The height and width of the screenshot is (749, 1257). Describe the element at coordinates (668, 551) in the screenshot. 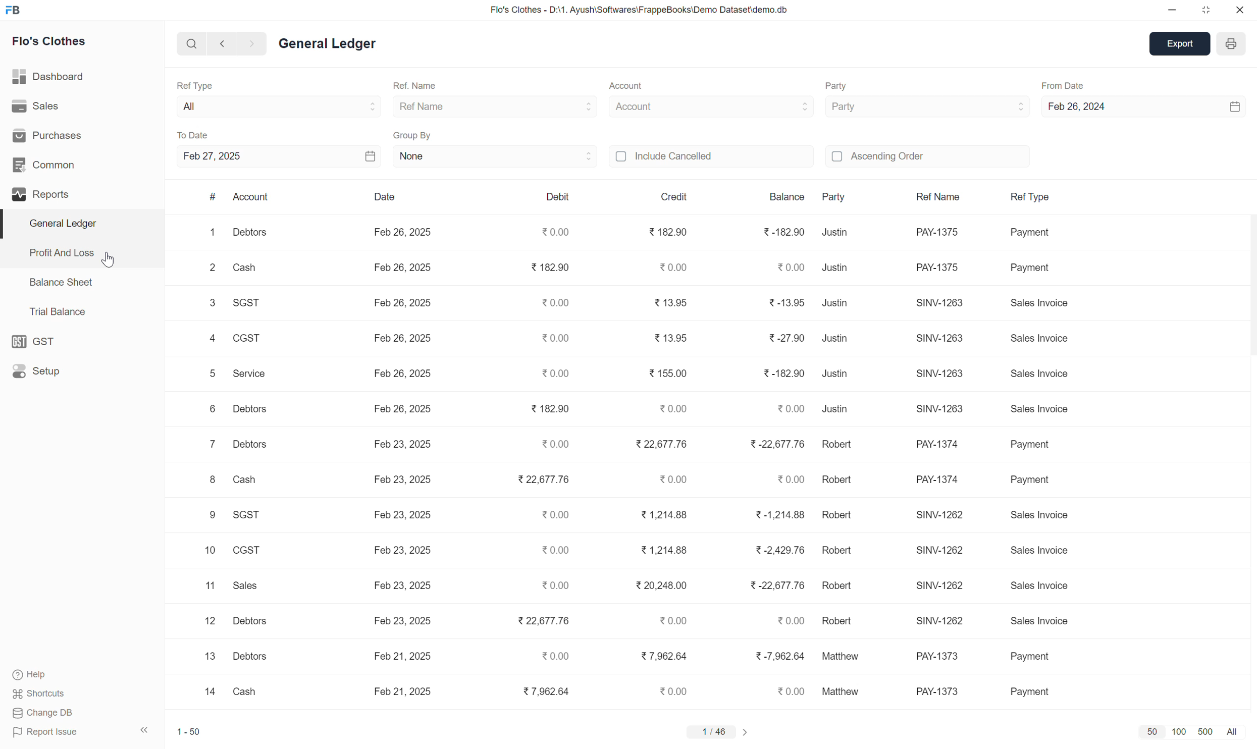

I see `₹1,214.88` at that location.